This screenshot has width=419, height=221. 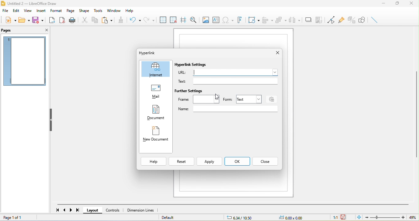 I want to click on 49%, so click(x=413, y=217).